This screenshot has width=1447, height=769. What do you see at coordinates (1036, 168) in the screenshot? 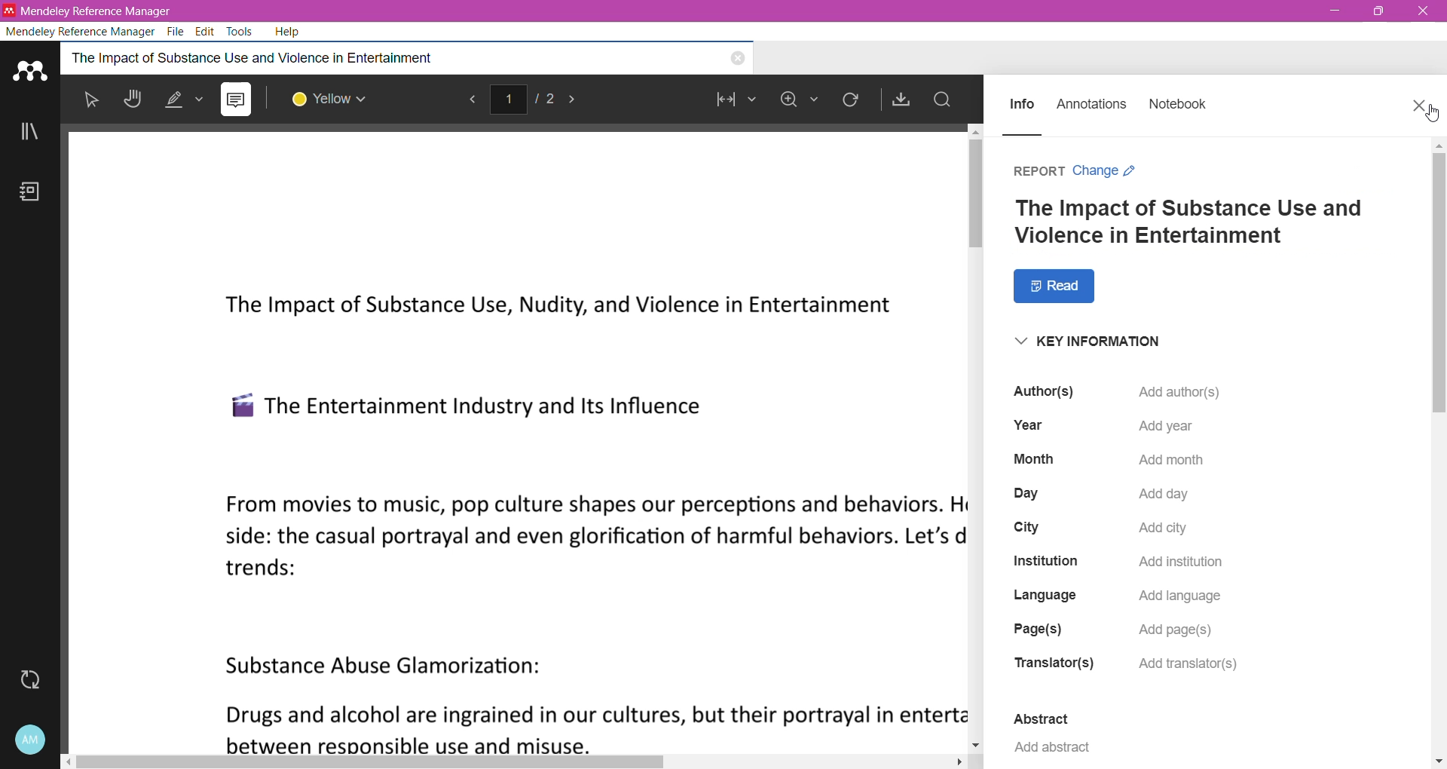
I see `Reference Item Type` at bounding box center [1036, 168].